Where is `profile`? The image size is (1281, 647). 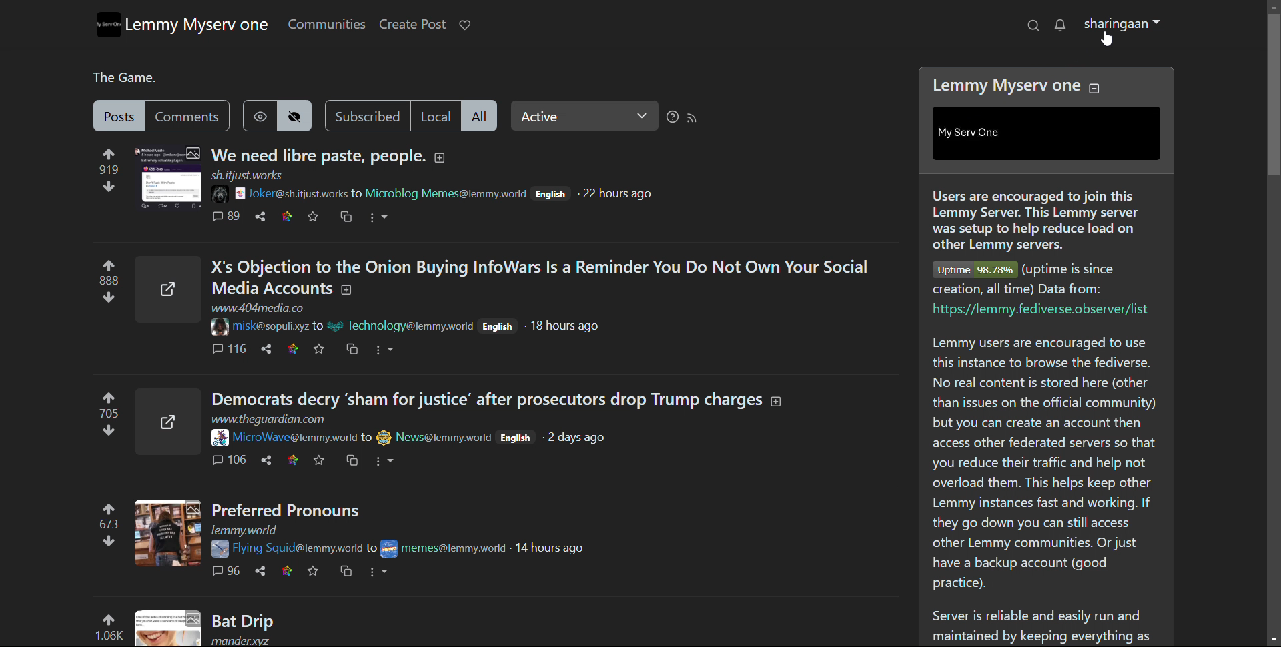 profile is located at coordinates (1121, 23).